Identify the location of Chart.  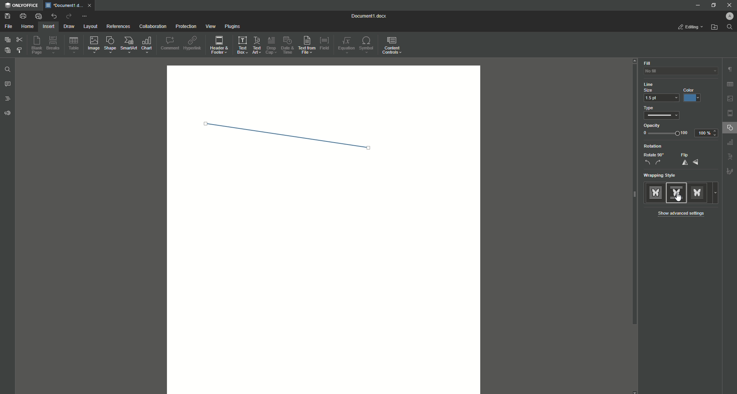
(147, 45).